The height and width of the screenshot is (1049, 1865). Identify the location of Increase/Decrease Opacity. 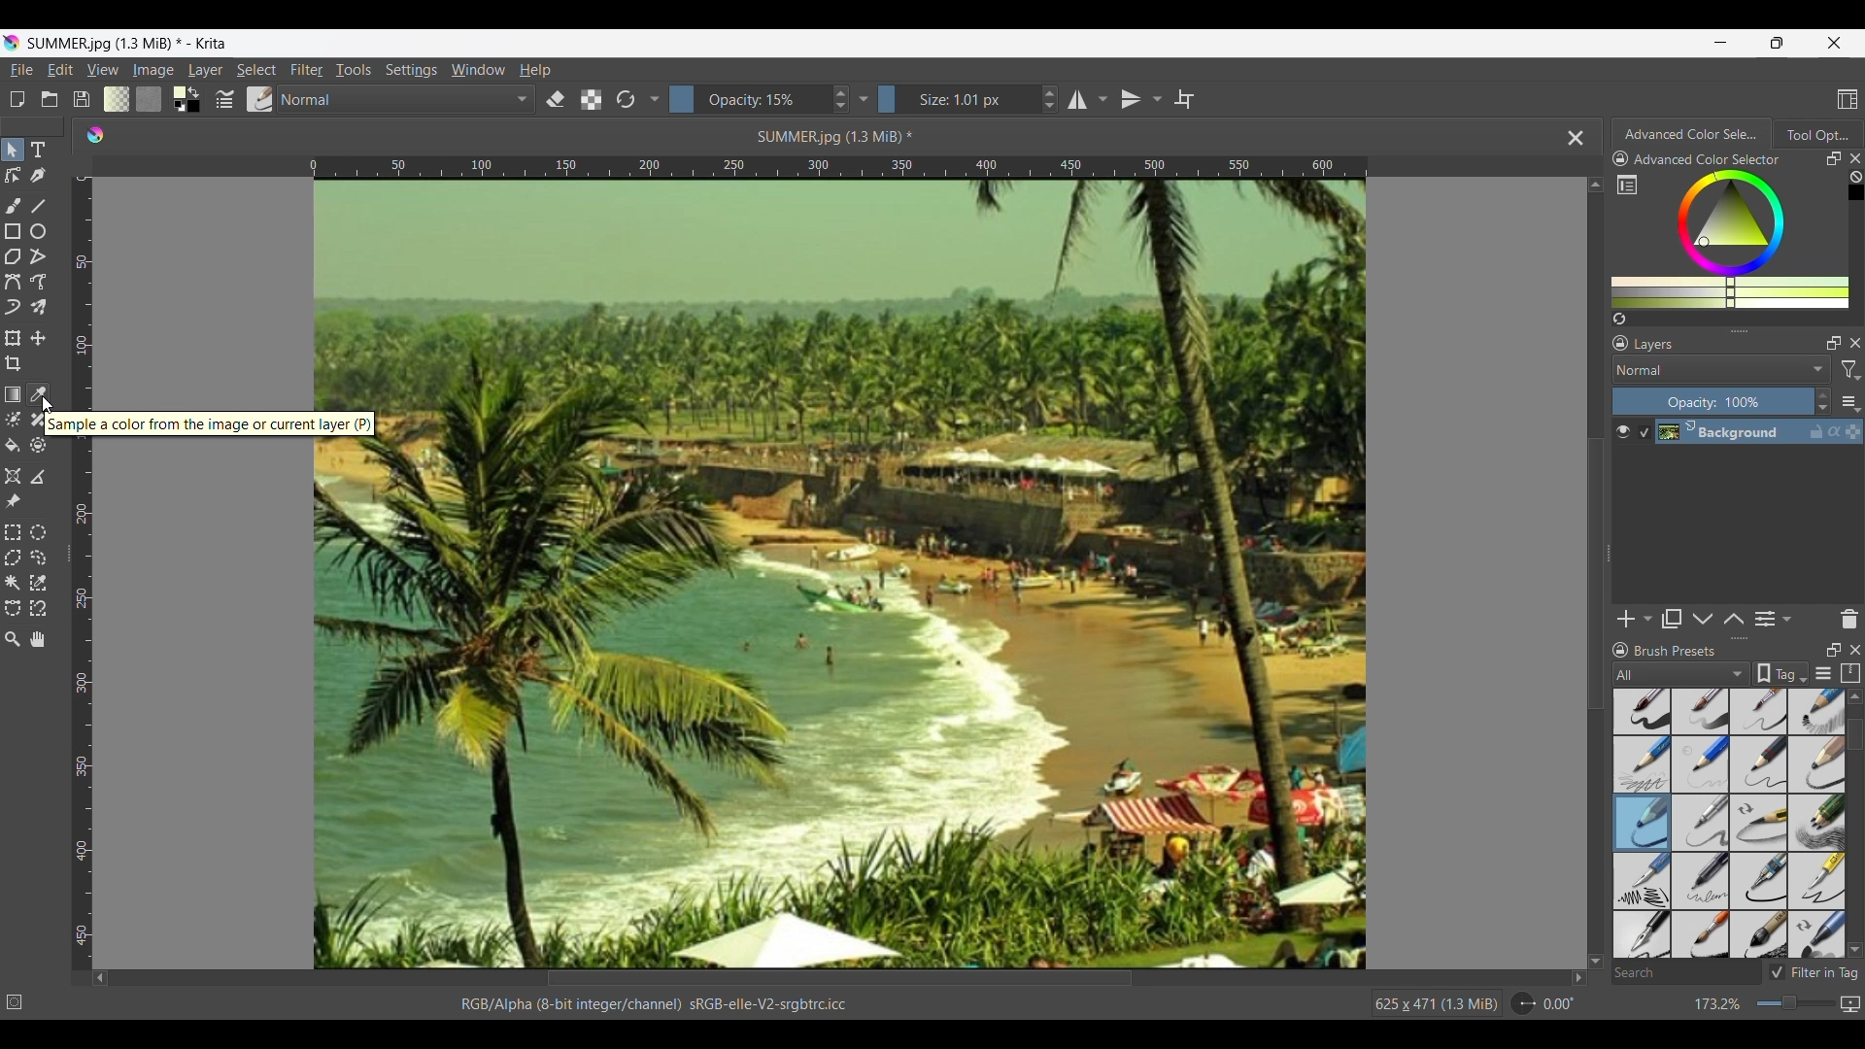
(839, 99).